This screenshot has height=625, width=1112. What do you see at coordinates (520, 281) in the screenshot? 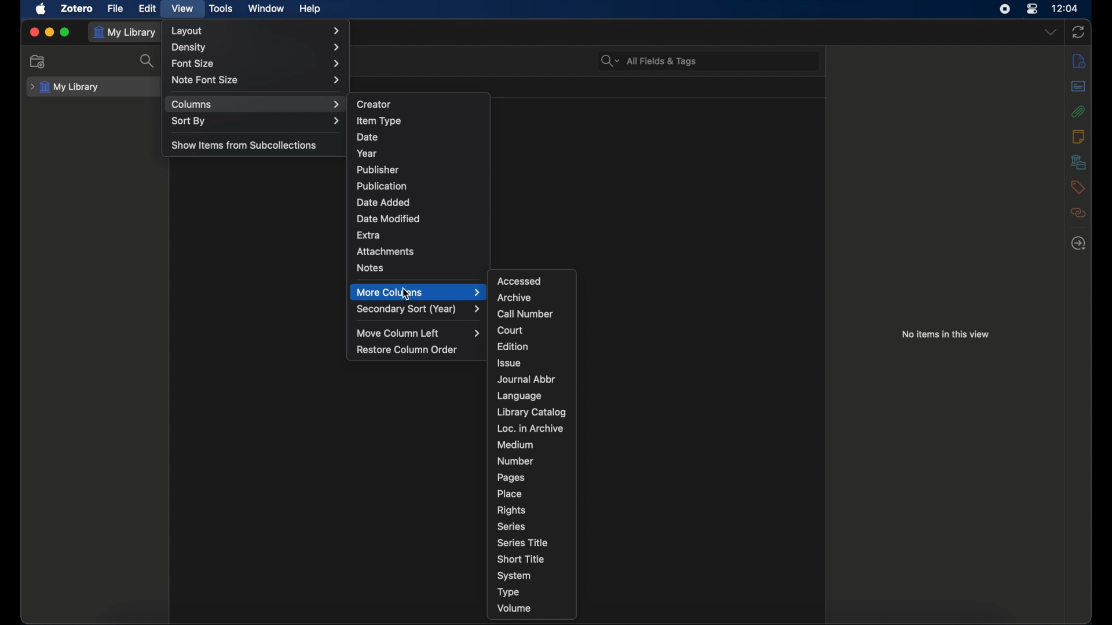
I see `accessed` at bounding box center [520, 281].